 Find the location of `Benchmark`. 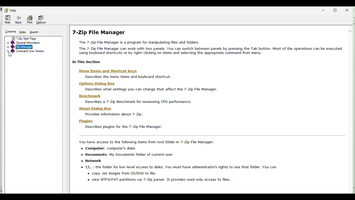

Benchmark is located at coordinates (92, 96).